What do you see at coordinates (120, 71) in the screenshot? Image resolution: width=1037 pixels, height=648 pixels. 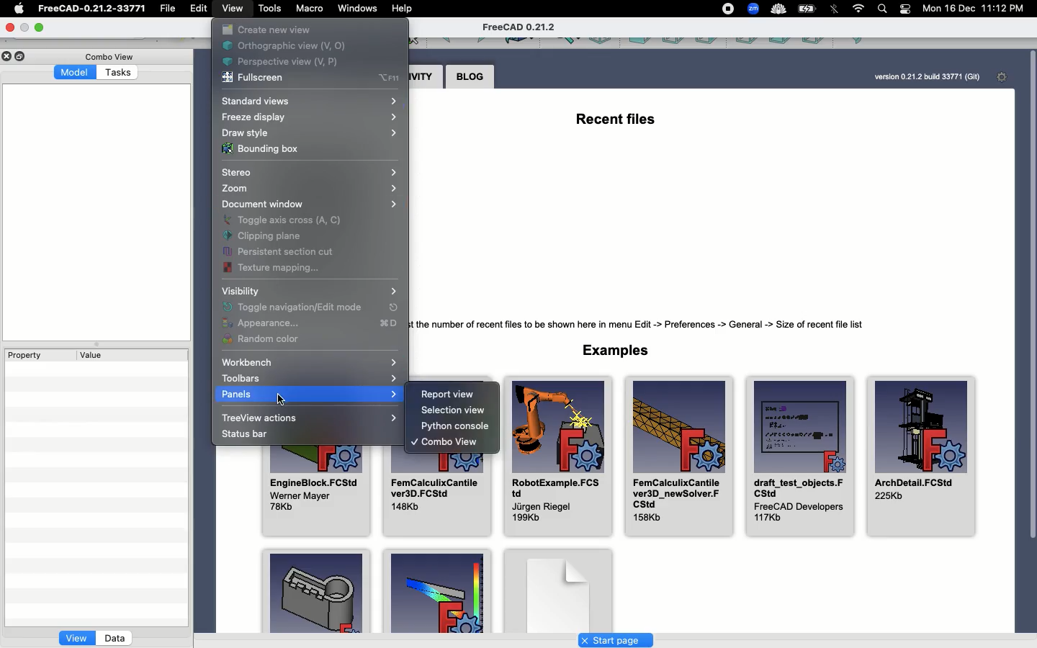 I see `Tasks` at bounding box center [120, 71].